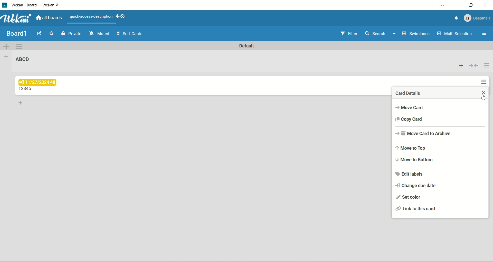 The width and height of the screenshot is (493, 262). I want to click on show-desktop-drag-, so click(121, 16).